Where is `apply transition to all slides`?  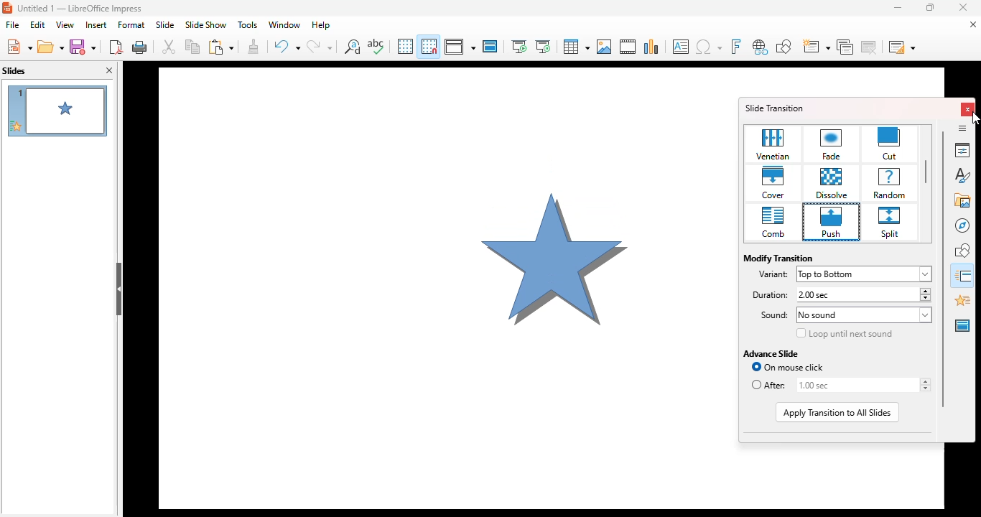 apply transition to all slides is located at coordinates (837, 413).